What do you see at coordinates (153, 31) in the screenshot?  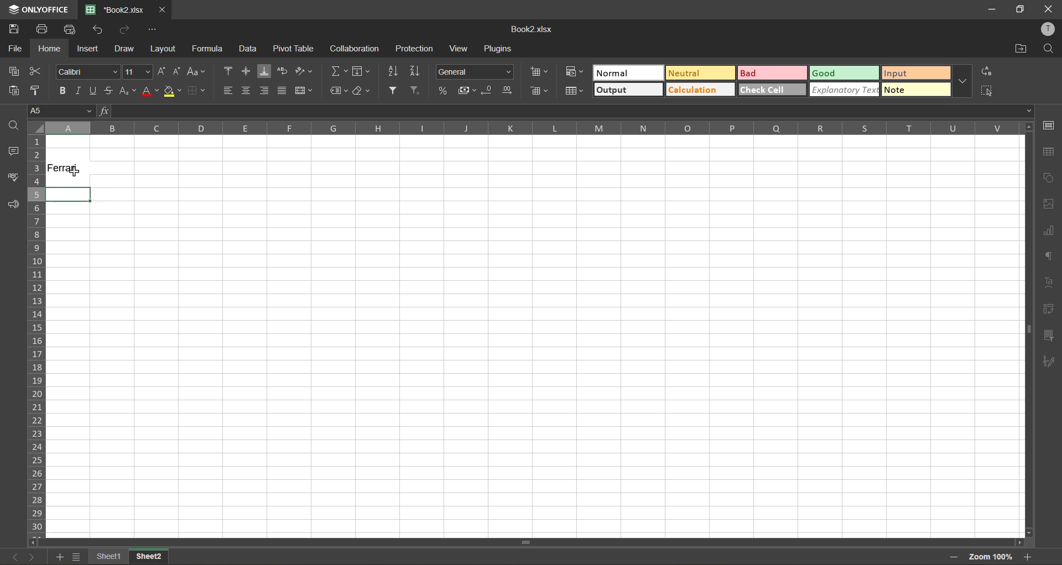 I see `customize quick access toolbar` at bounding box center [153, 31].